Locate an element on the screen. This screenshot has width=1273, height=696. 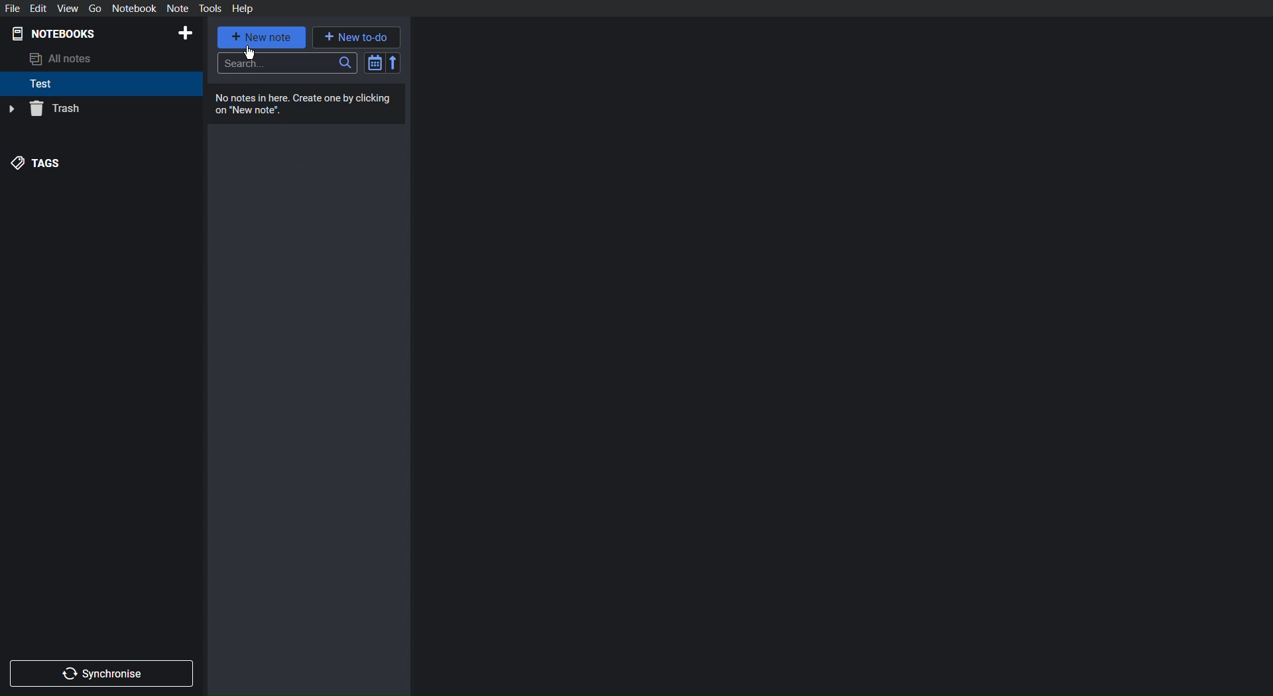
Search is located at coordinates (287, 64).